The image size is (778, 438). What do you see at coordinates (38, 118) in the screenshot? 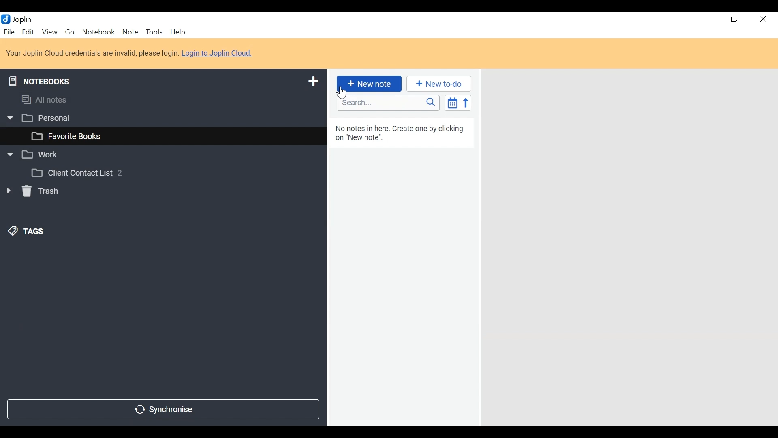
I see ` Personal` at bounding box center [38, 118].